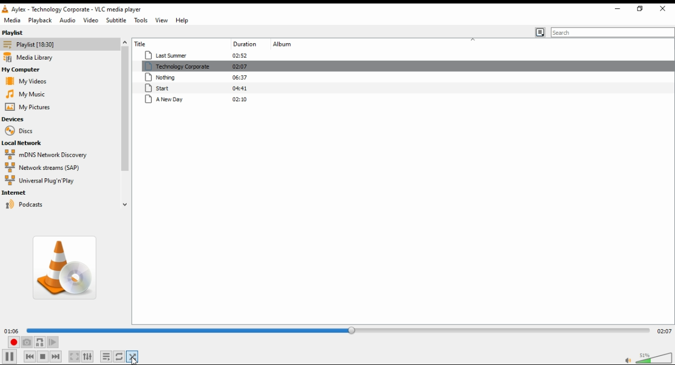  I want to click on frame by frame, so click(54, 342).